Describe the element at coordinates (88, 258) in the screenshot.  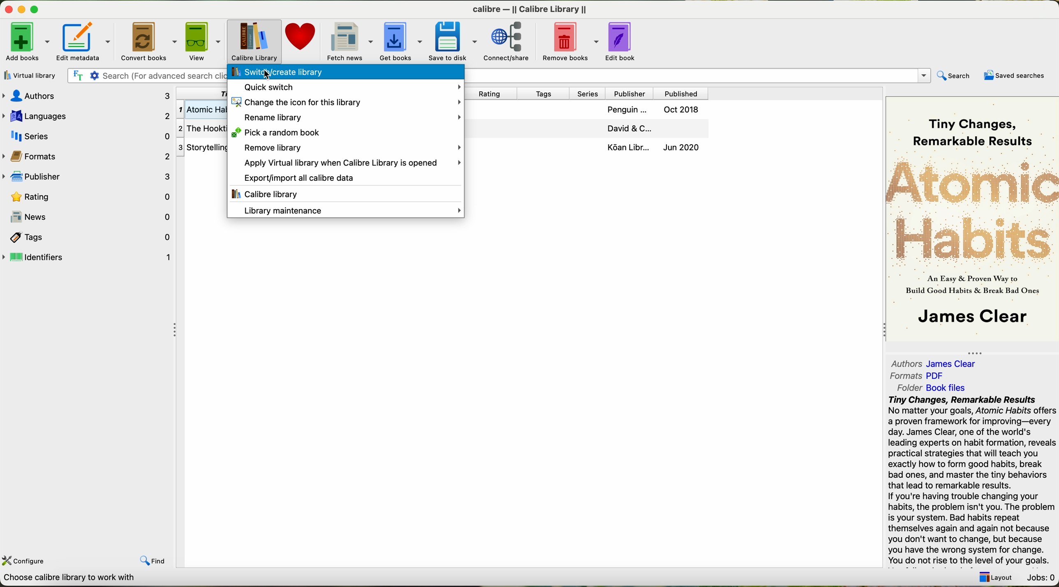
I see `identifiers` at that location.